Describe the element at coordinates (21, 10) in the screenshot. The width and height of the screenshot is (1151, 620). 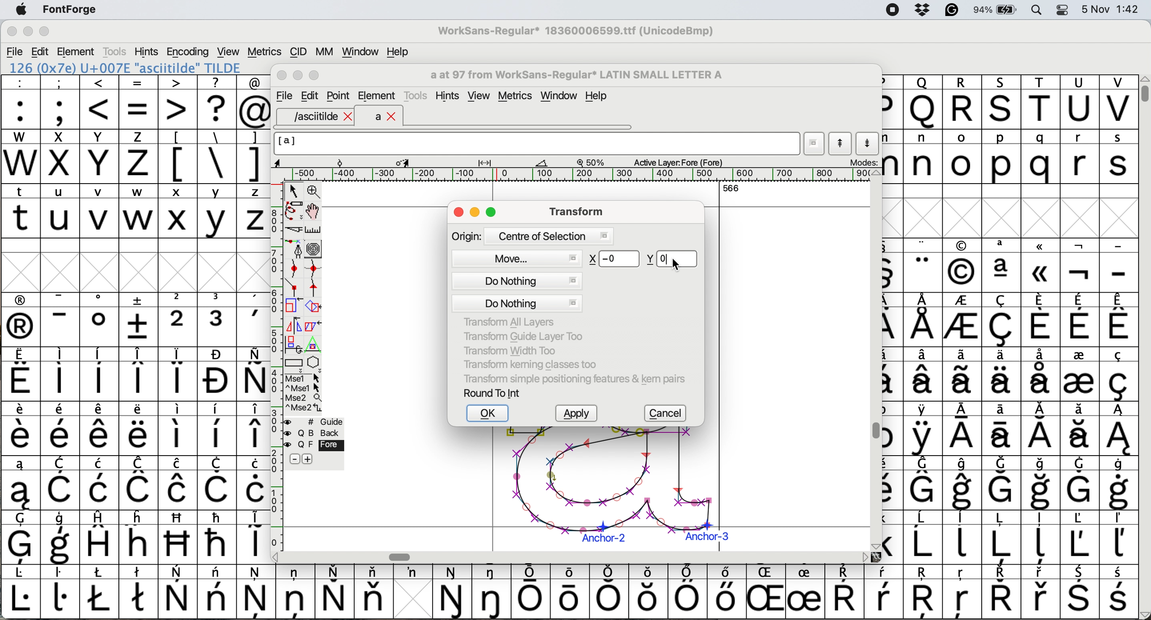
I see `system logo` at that location.